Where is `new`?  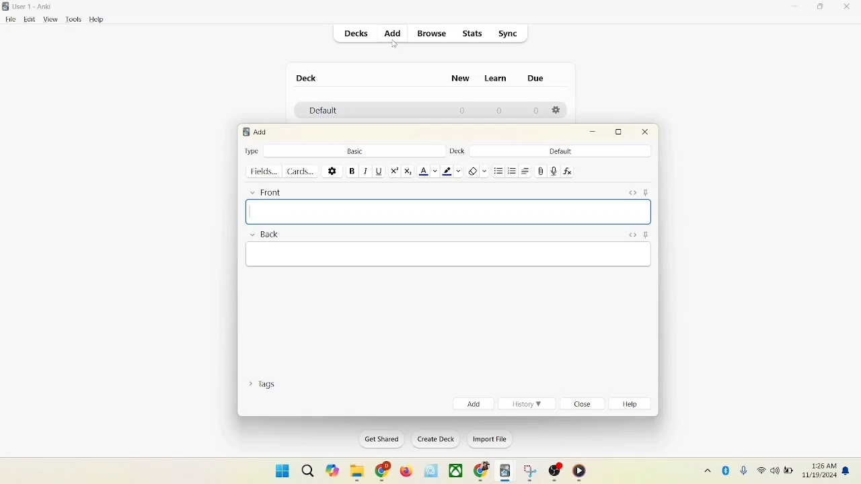
new is located at coordinates (461, 80).